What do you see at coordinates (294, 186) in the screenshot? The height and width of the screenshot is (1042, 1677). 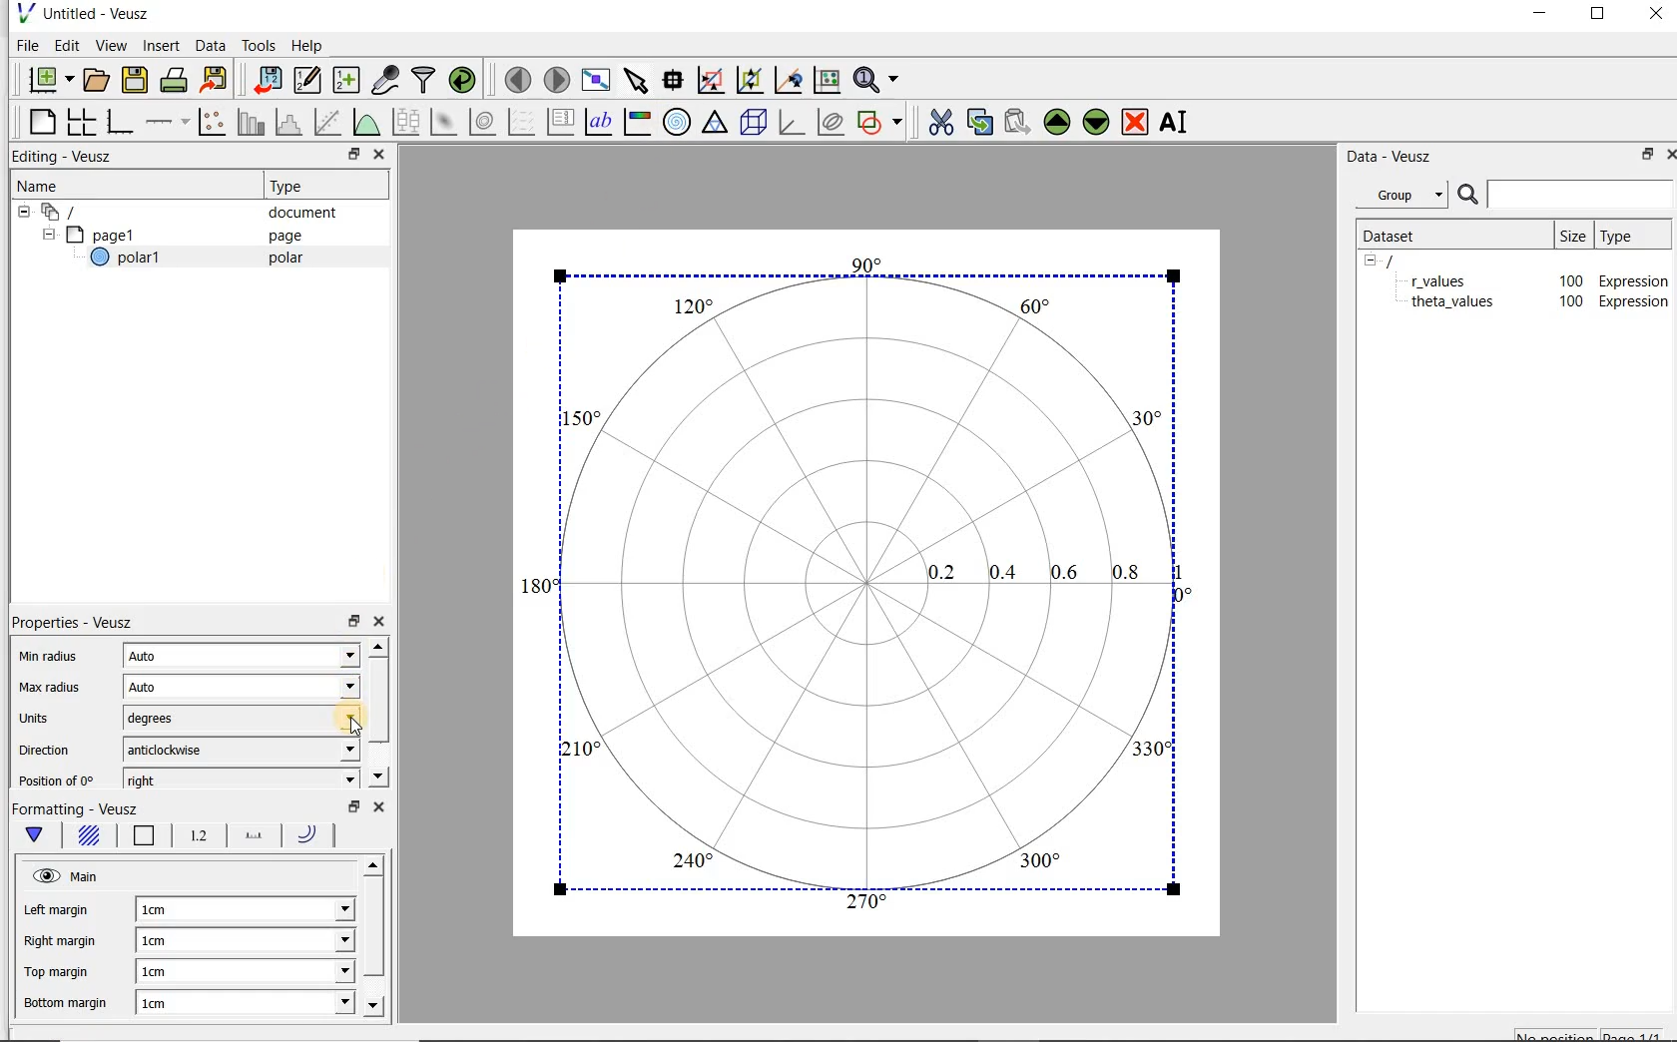 I see `Type` at bounding box center [294, 186].